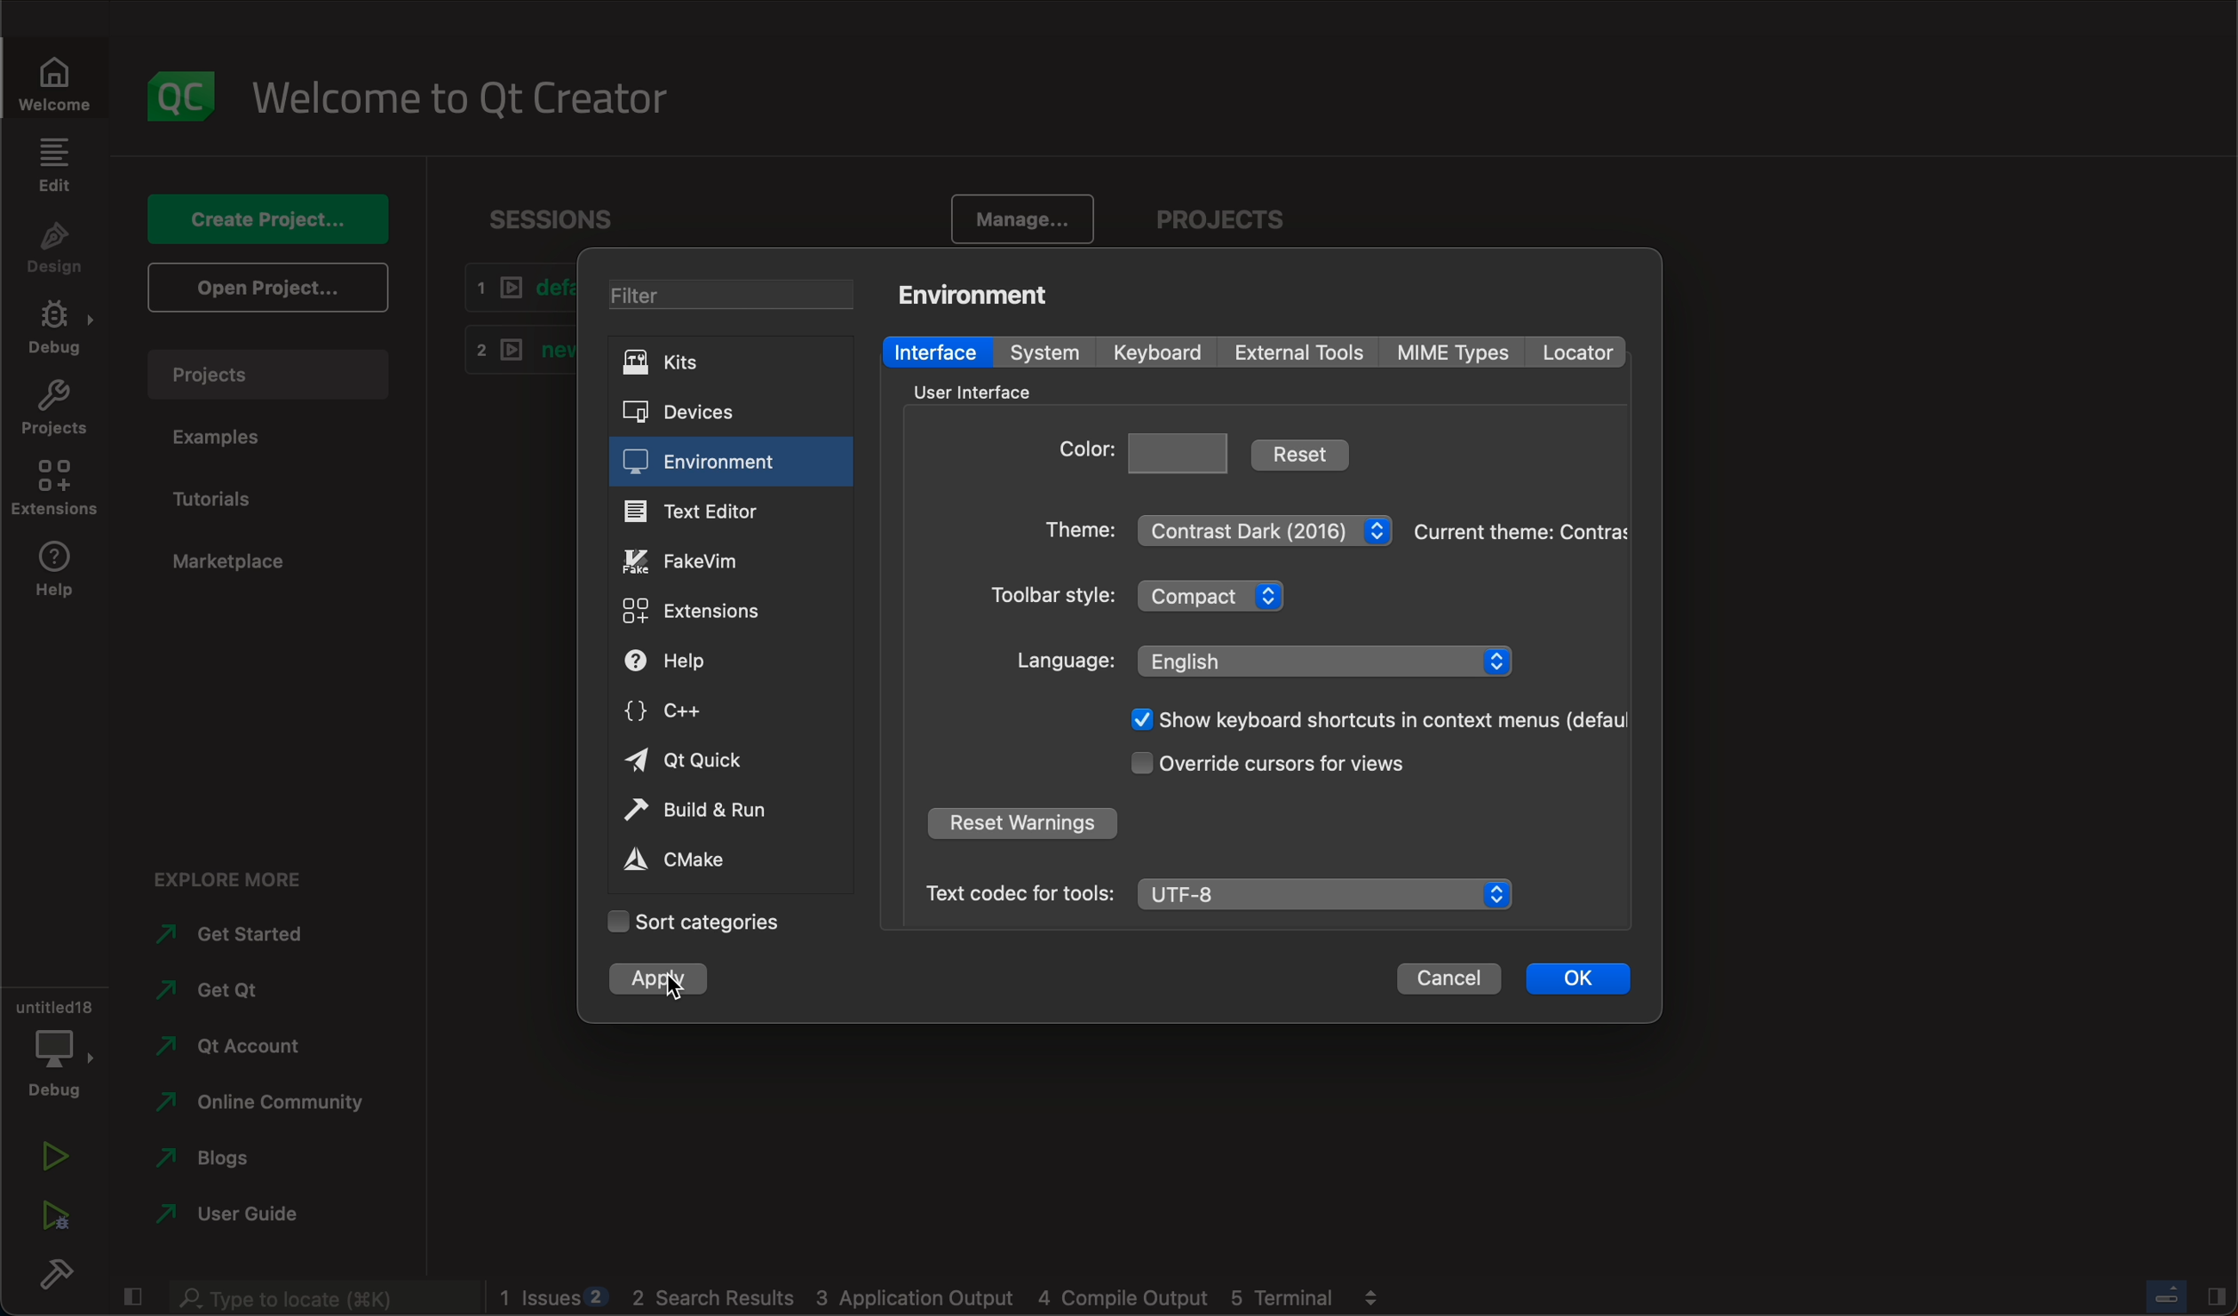 The image size is (2238, 1316). What do you see at coordinates (1585, 350) in the screenshot?
I see `locator` at bounding box center [1585, 350].